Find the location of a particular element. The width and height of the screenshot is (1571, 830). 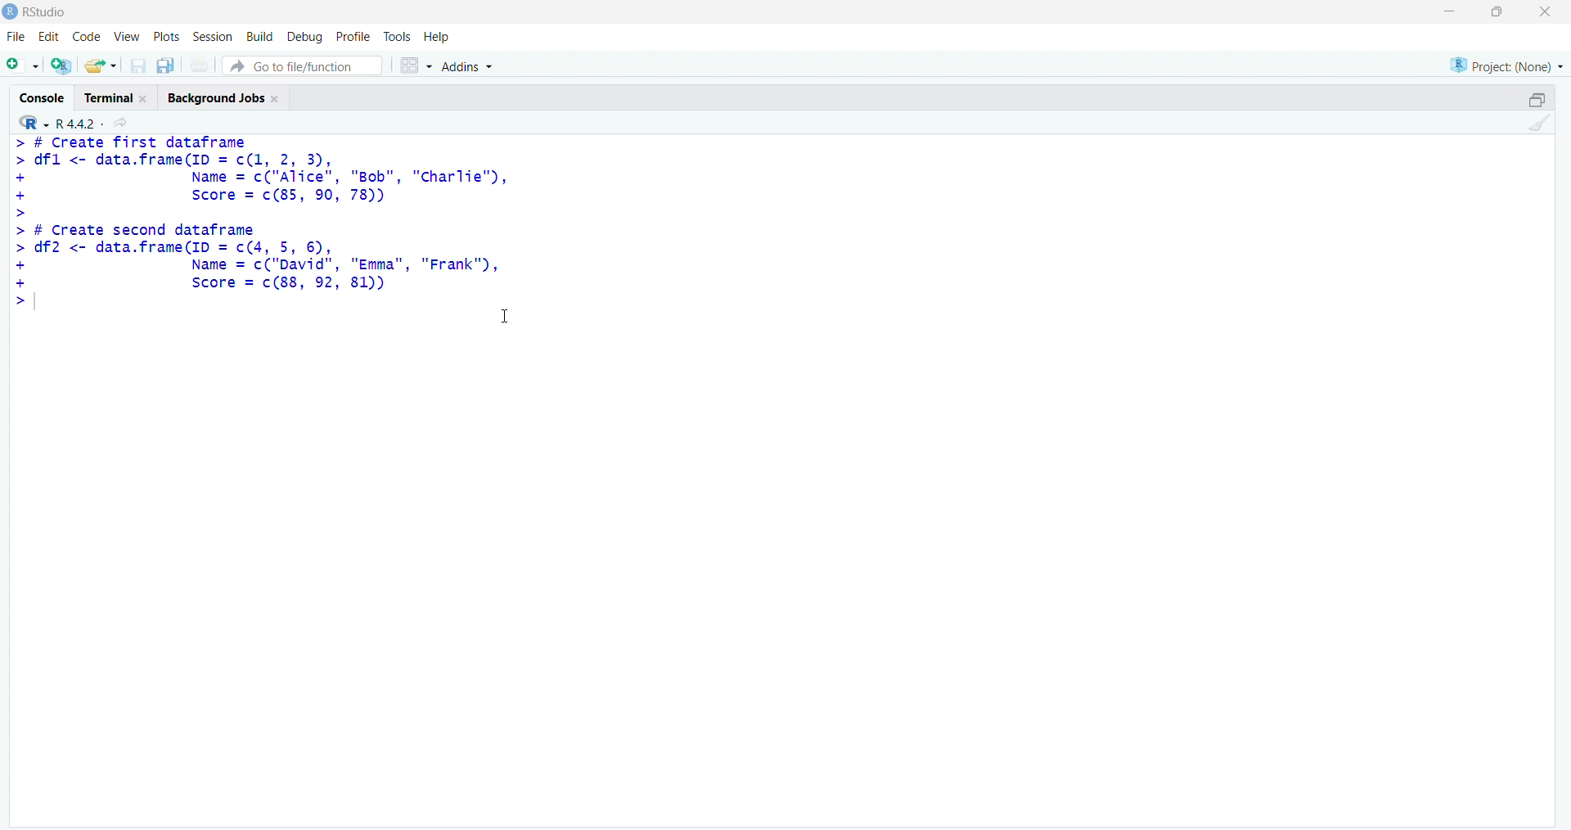

File is located at coordinates (17, 37).